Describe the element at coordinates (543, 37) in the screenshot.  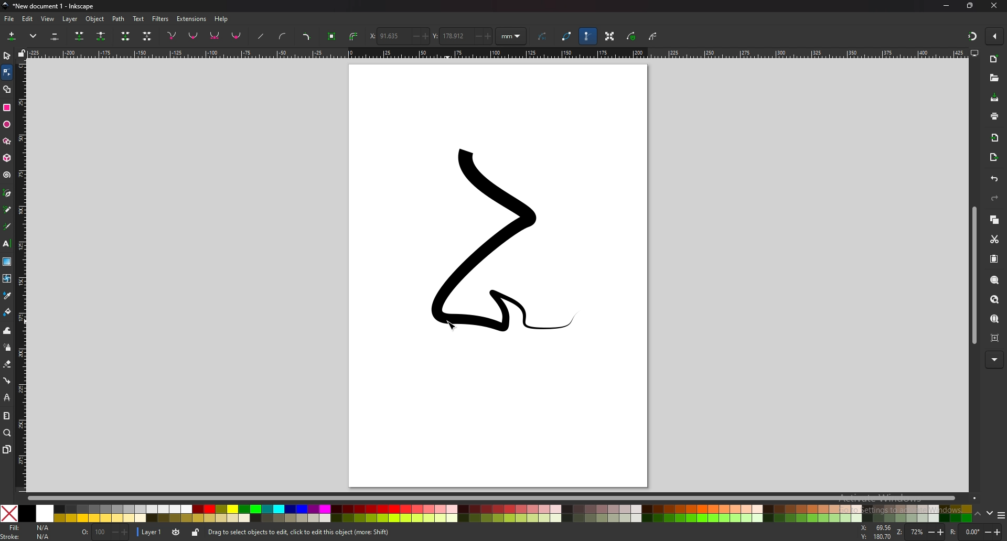
I see `next path effect parameter` at that location.